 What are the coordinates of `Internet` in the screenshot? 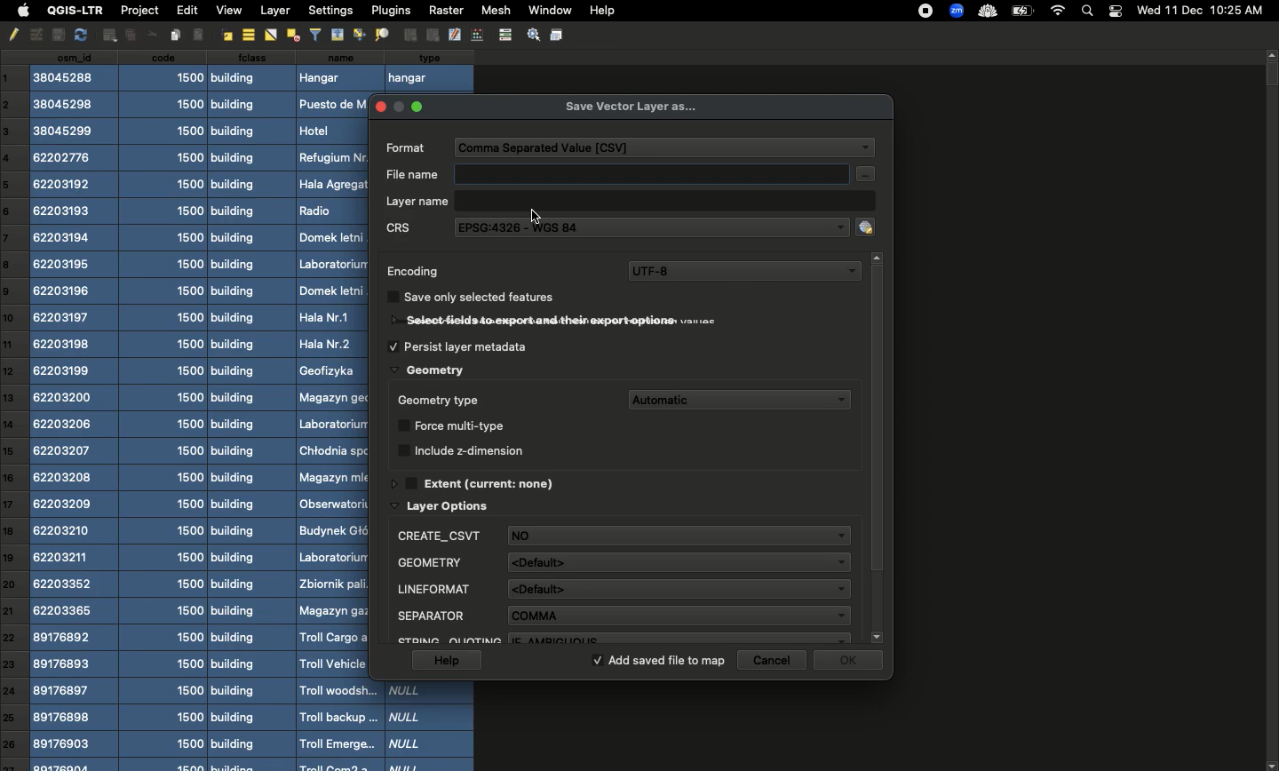 It's located at (1057, 11).